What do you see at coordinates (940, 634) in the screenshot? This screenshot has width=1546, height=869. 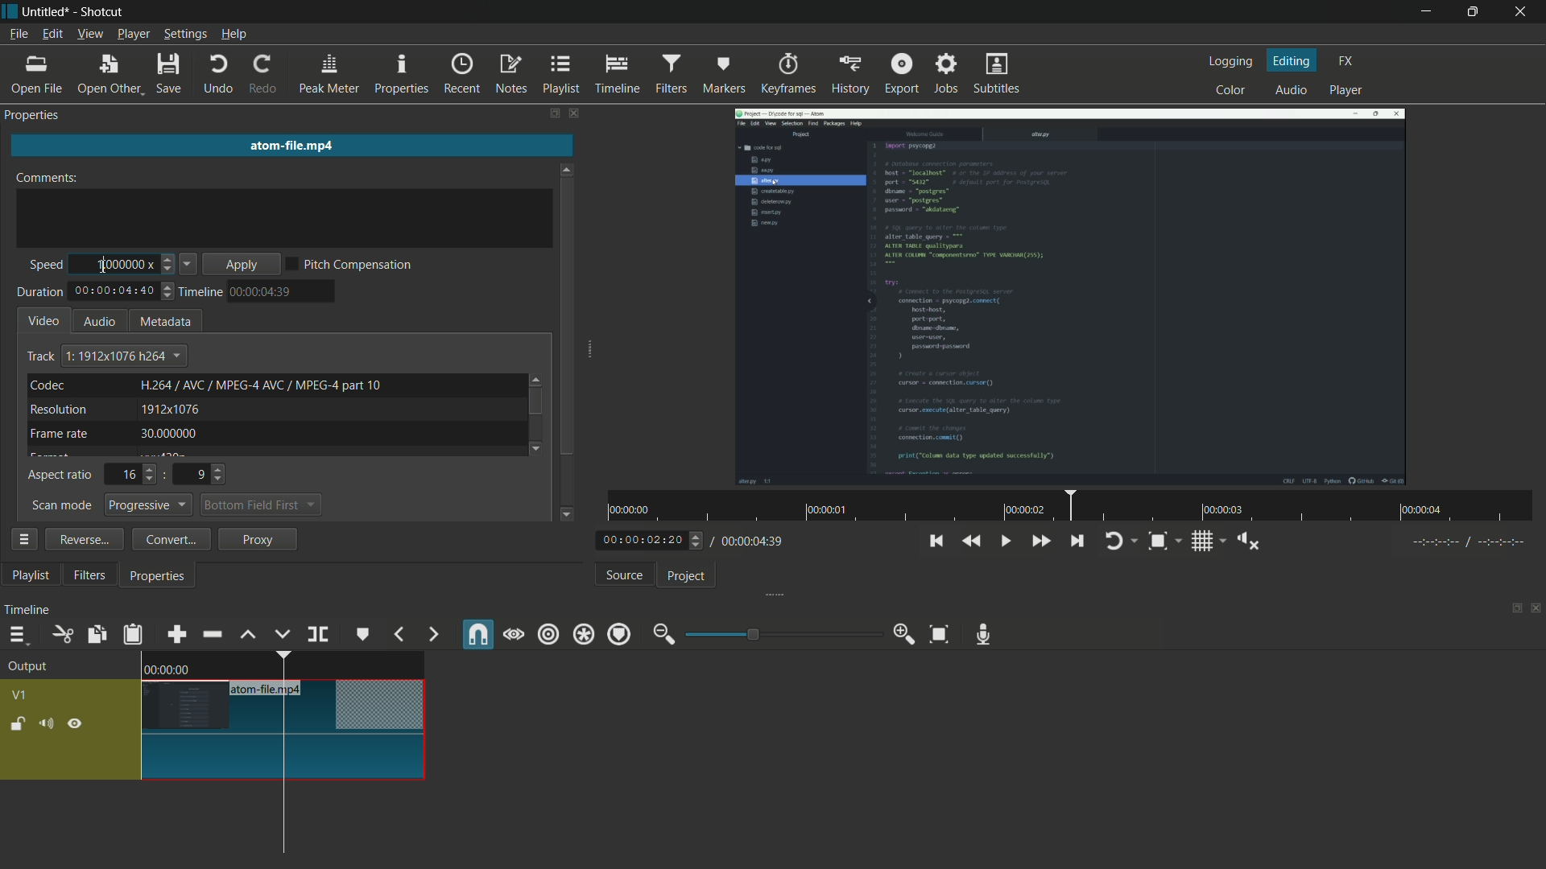 I see `zoom timeline to fit` at bounding box center [940, 634].